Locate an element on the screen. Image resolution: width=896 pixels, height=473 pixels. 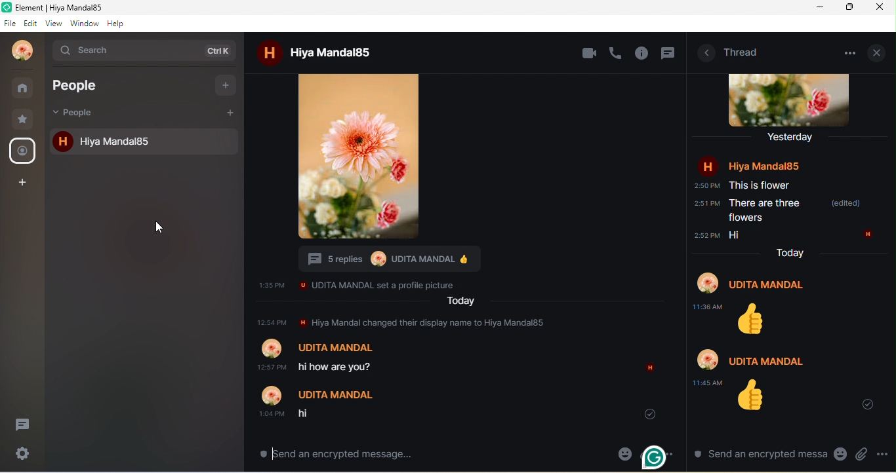
close is located at coordinates (882, 7).